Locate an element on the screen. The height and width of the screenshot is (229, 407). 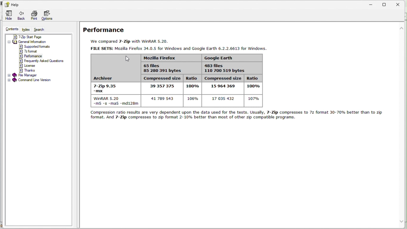
Options is located at coordinates (47, 15).